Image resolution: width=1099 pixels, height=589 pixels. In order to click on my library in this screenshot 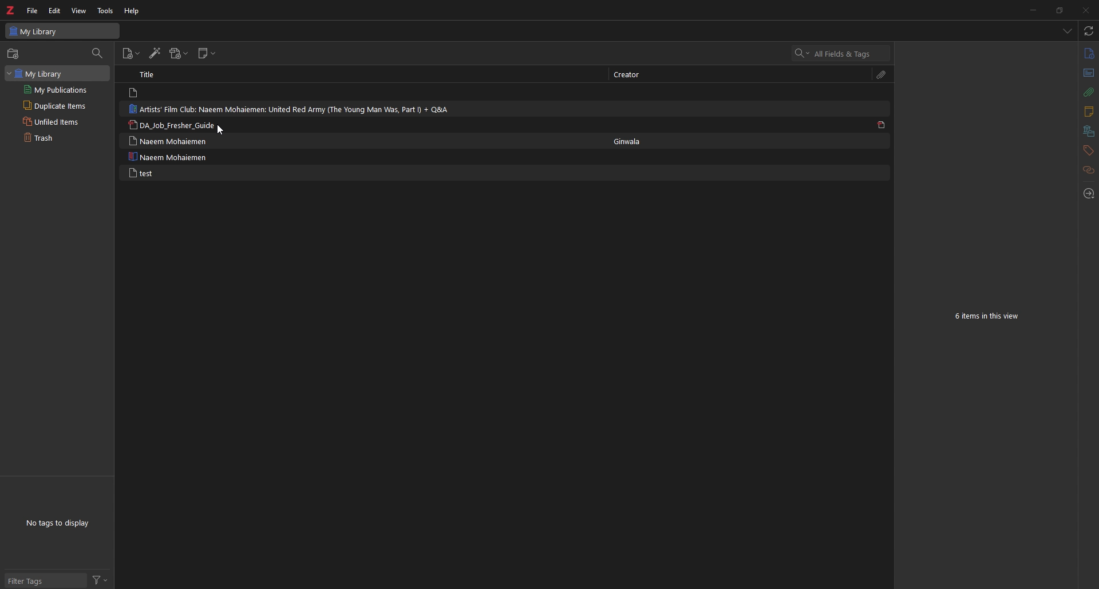, I will do `click(62, 31)`.